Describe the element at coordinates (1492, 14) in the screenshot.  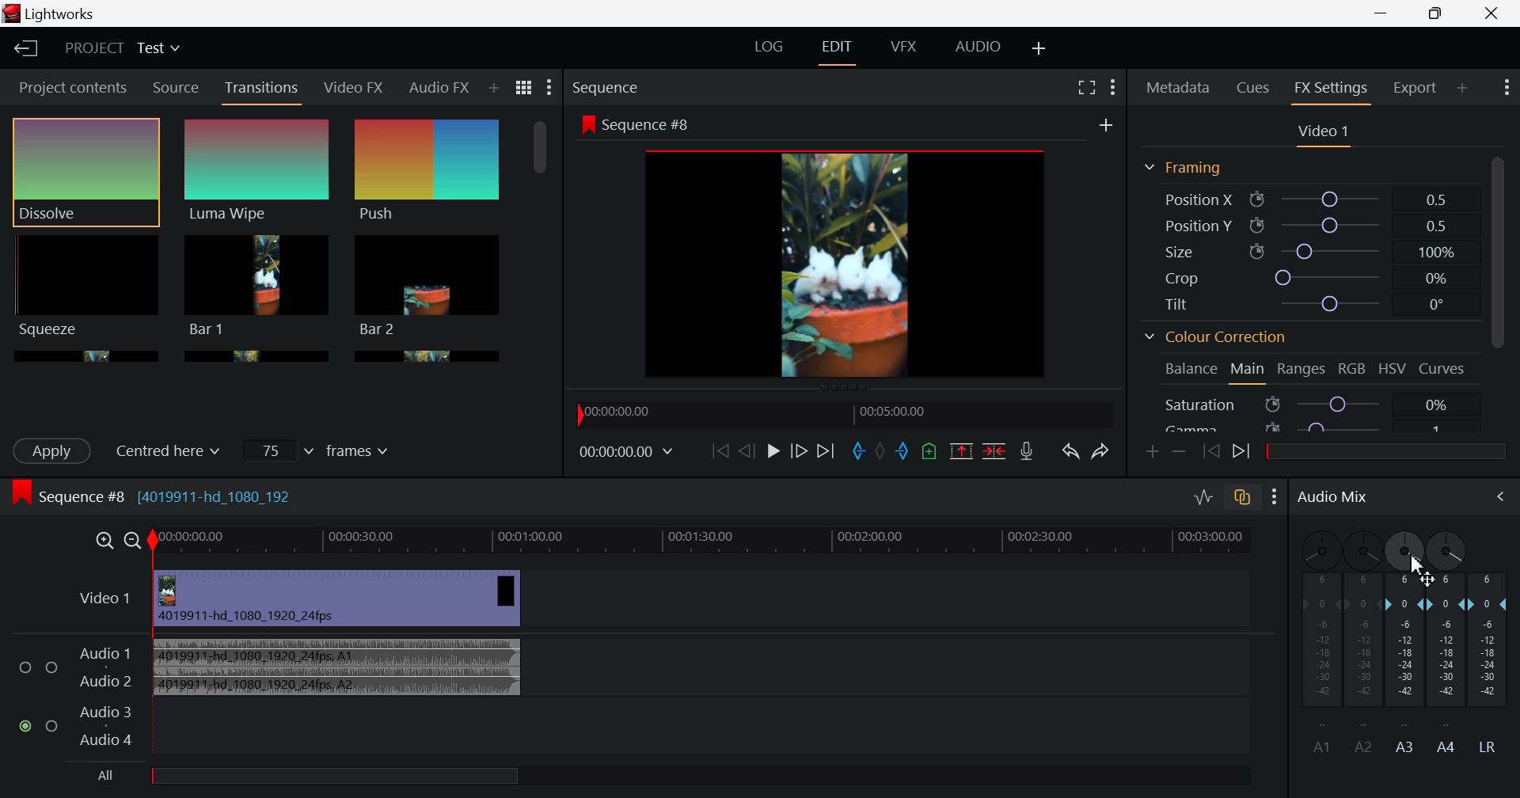
I see `Close` at that location.